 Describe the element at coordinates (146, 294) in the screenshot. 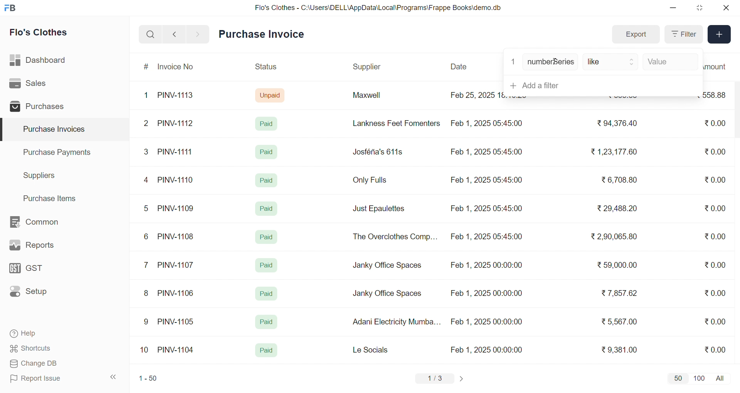

I see `8` at that location.